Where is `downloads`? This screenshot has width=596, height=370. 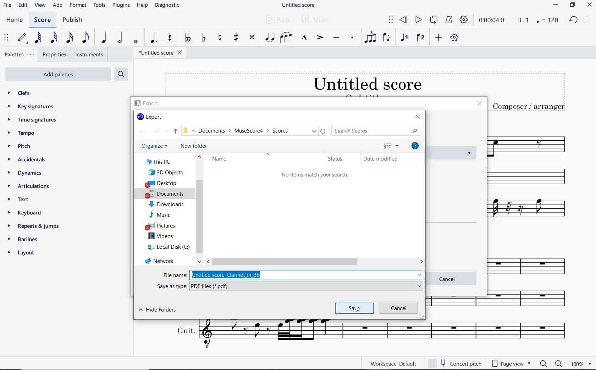 downloads is located at coordinates (167, 204).